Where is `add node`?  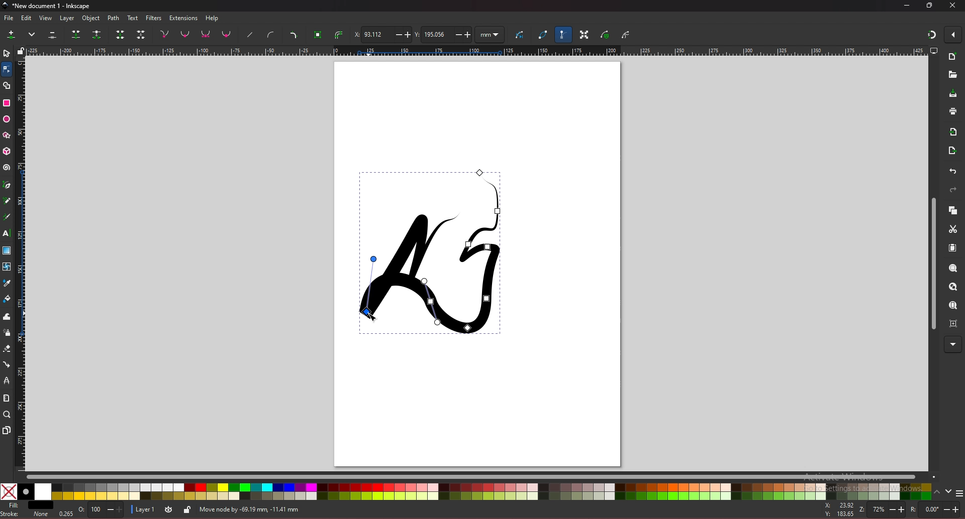
add node is located at coordinates (13, 34).